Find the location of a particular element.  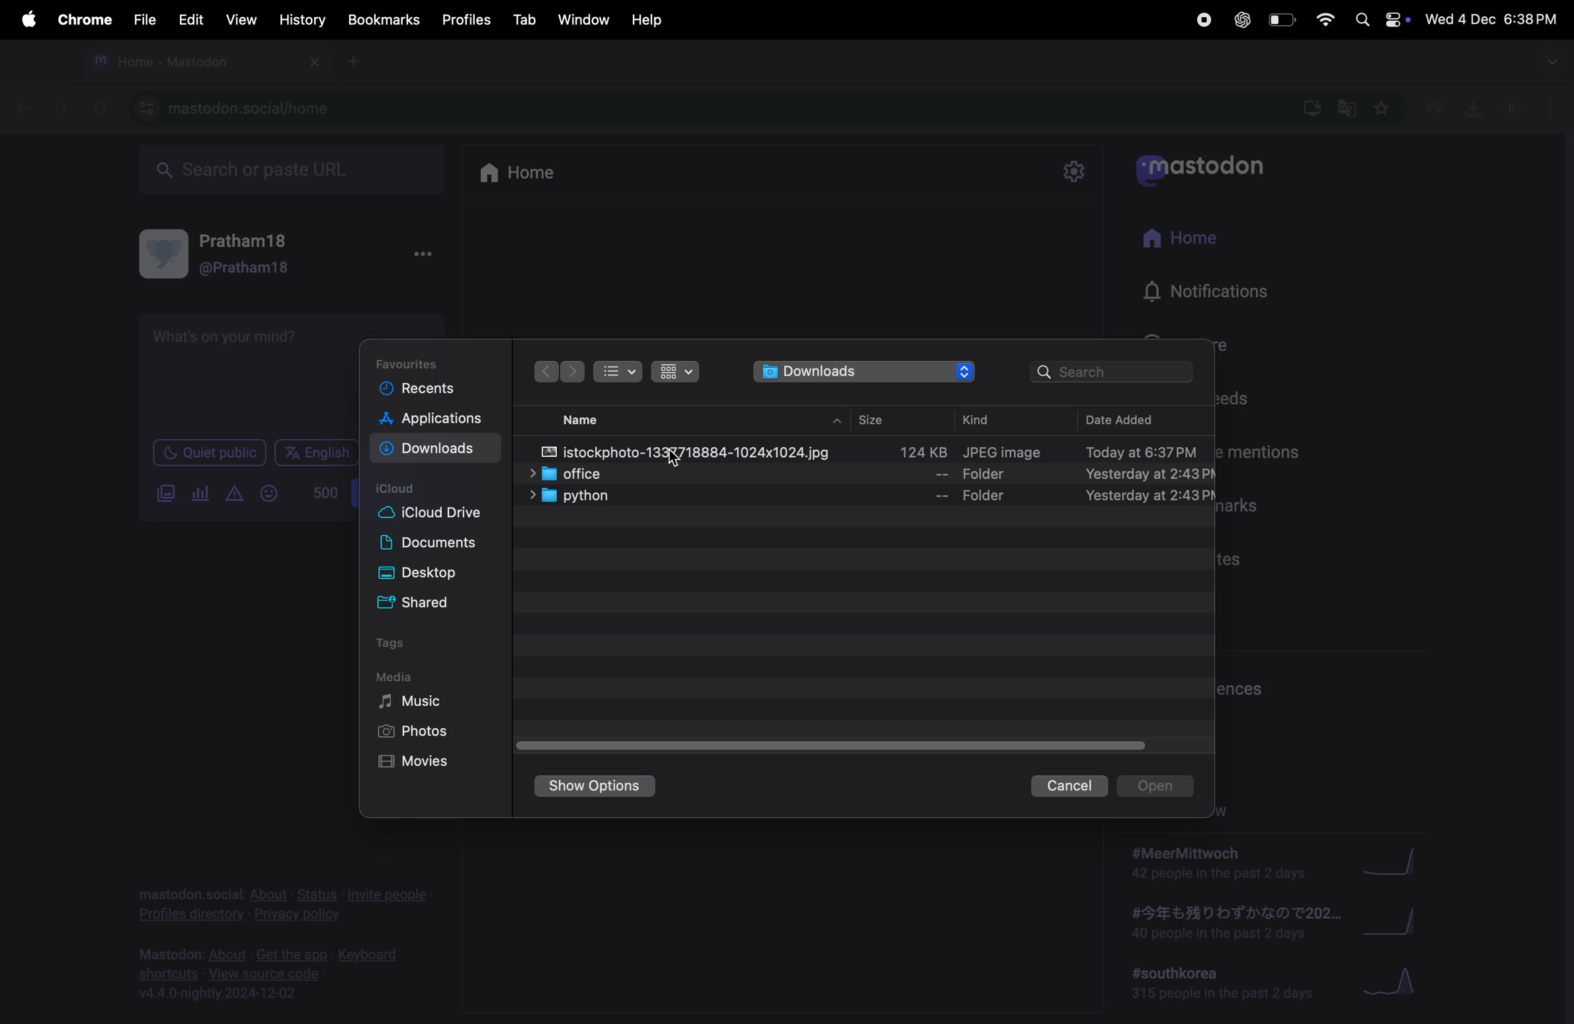

book marks is located at coordinates (381, 19).